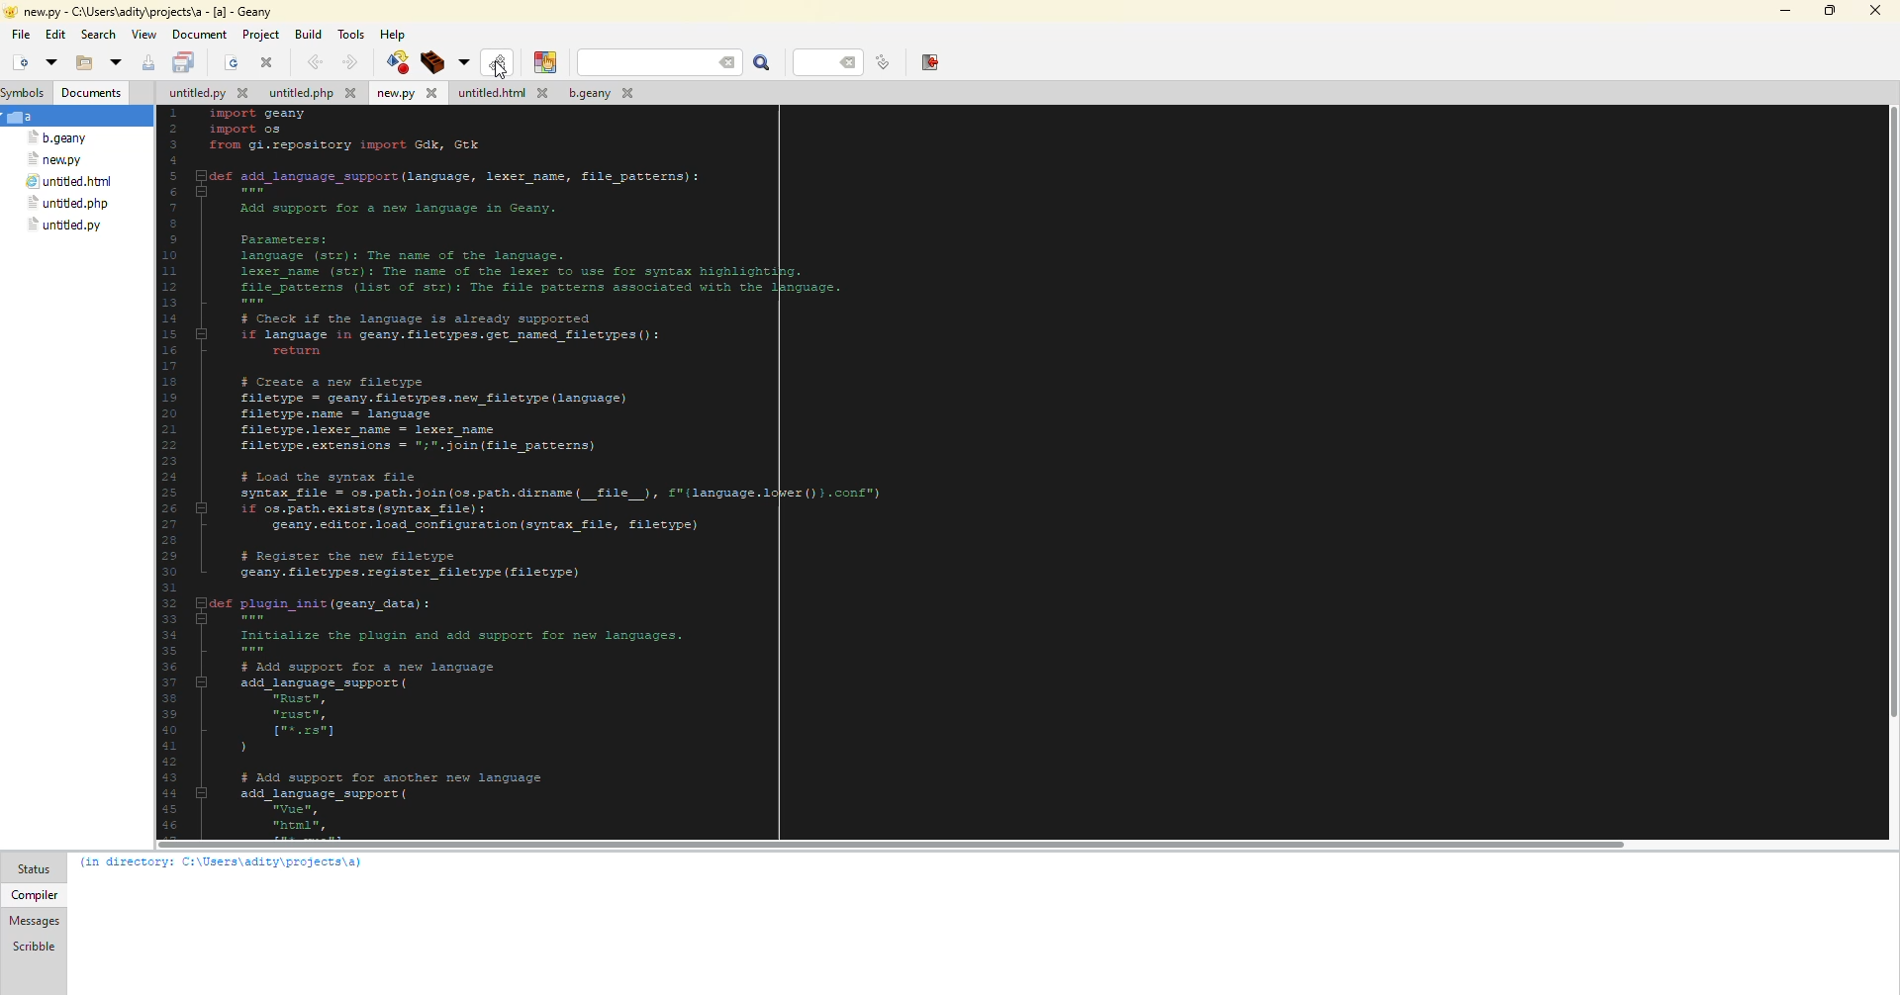 This screenshot has width=1900, height=995. Describe the element at coordinates (18, 62) in the screenshot. I see `new` at that location.